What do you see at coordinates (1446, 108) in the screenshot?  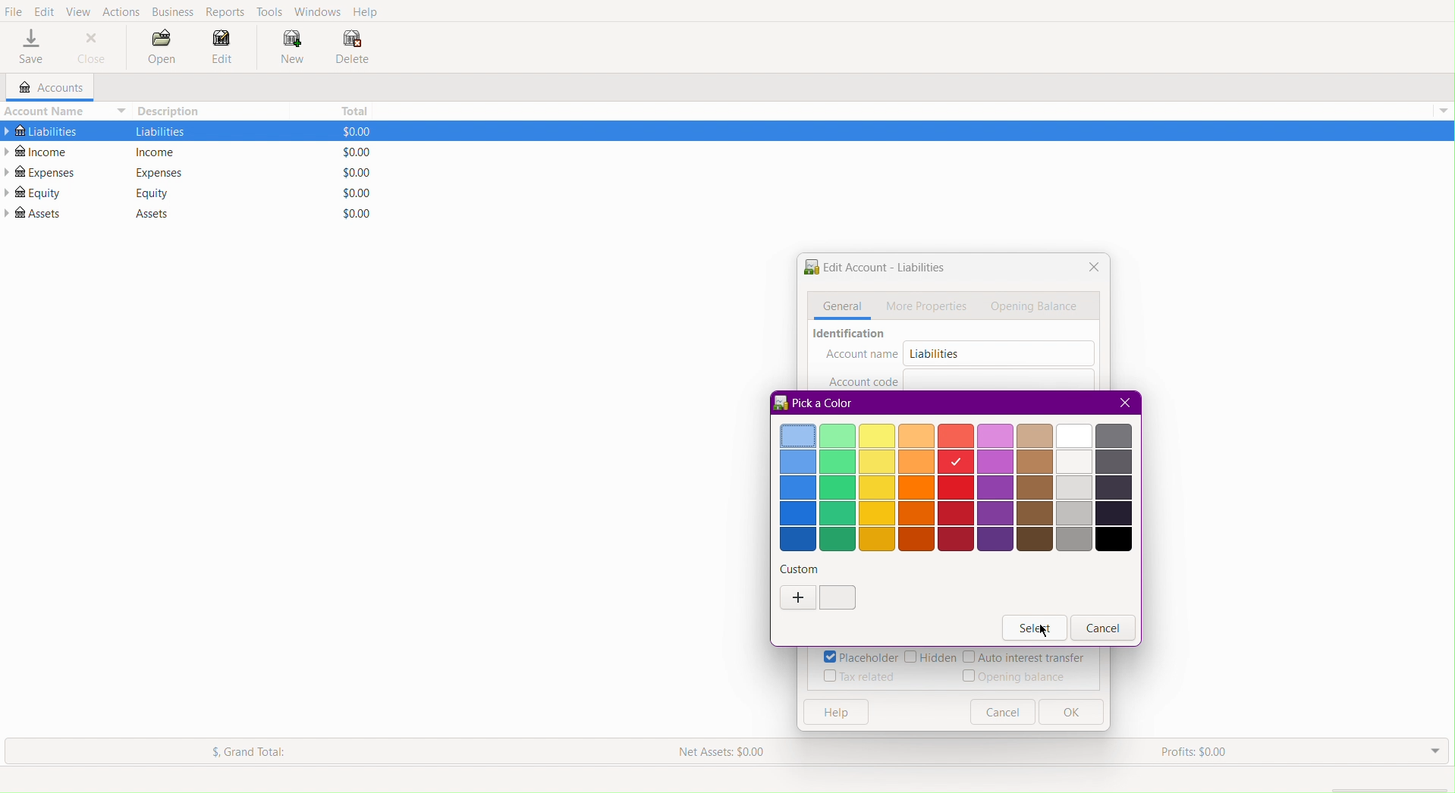 I see `drop down` at bounding box center [1446, 108].